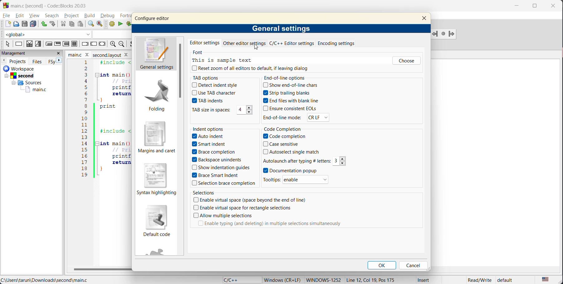 The width and height of the screenshot is (563, 284). Describe the element at coordinates (48, 44) in the screenshot. I see `entry condition loop` at that location.